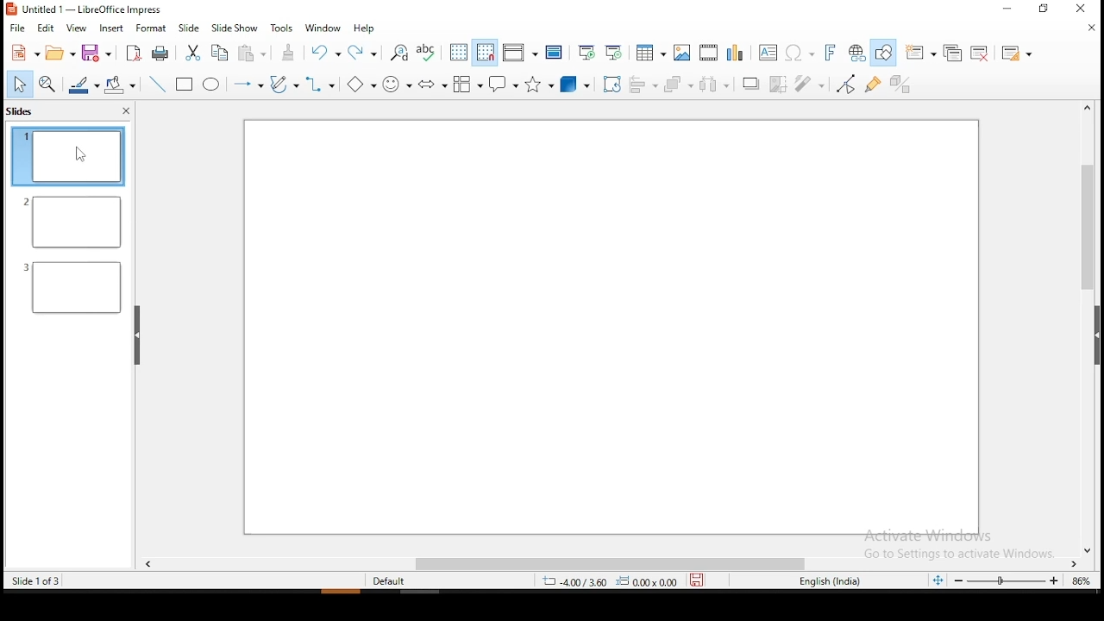 The image size is (1104, 621). I want to click on window, so click(324, 30).